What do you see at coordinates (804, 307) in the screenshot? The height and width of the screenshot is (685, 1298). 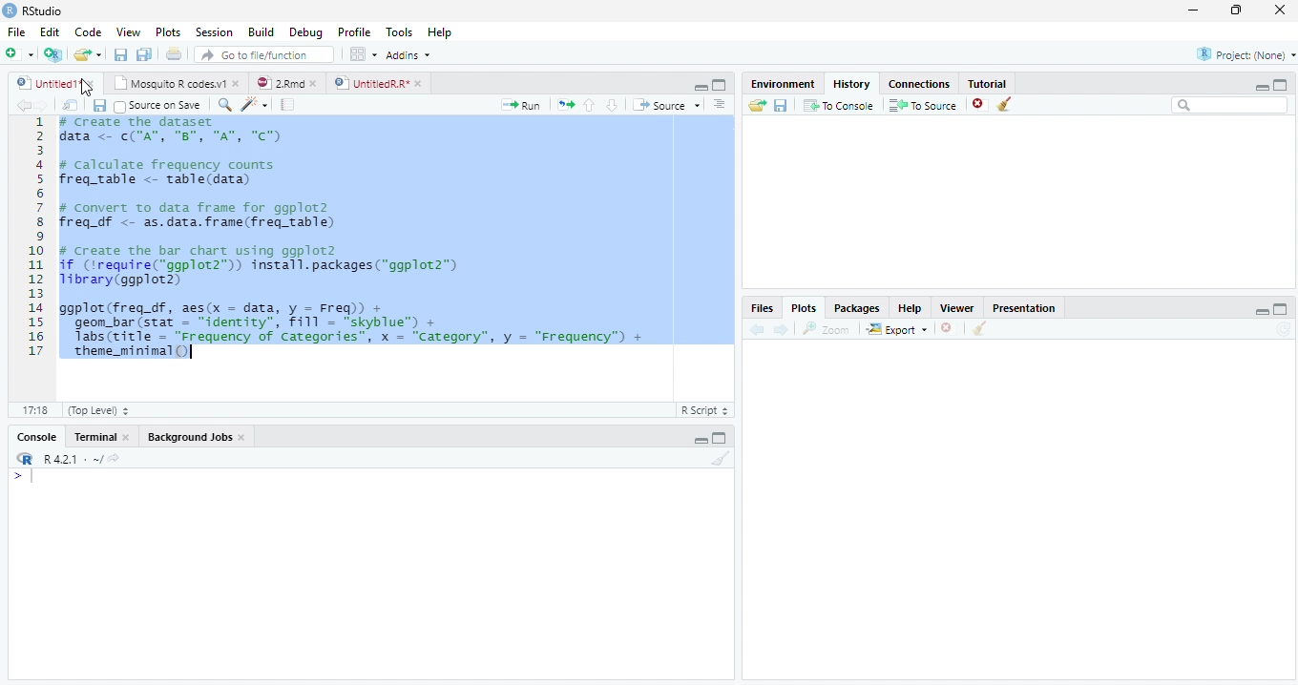 I see `Plots` at bounding box center [804, 307].